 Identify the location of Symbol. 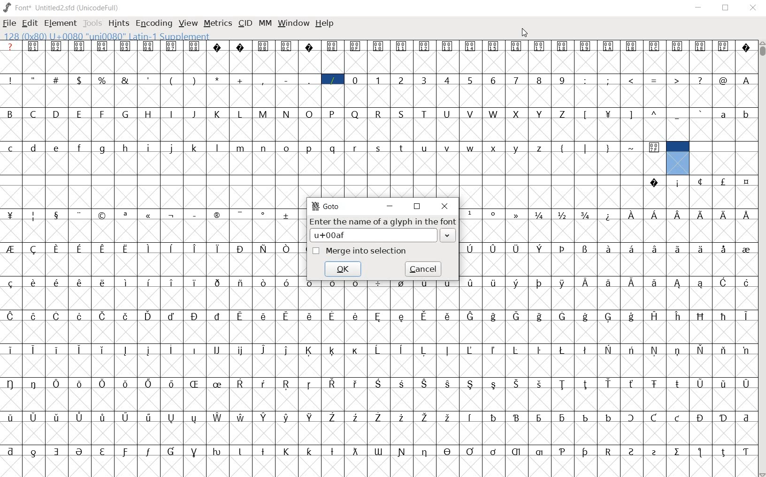
(587, 215).